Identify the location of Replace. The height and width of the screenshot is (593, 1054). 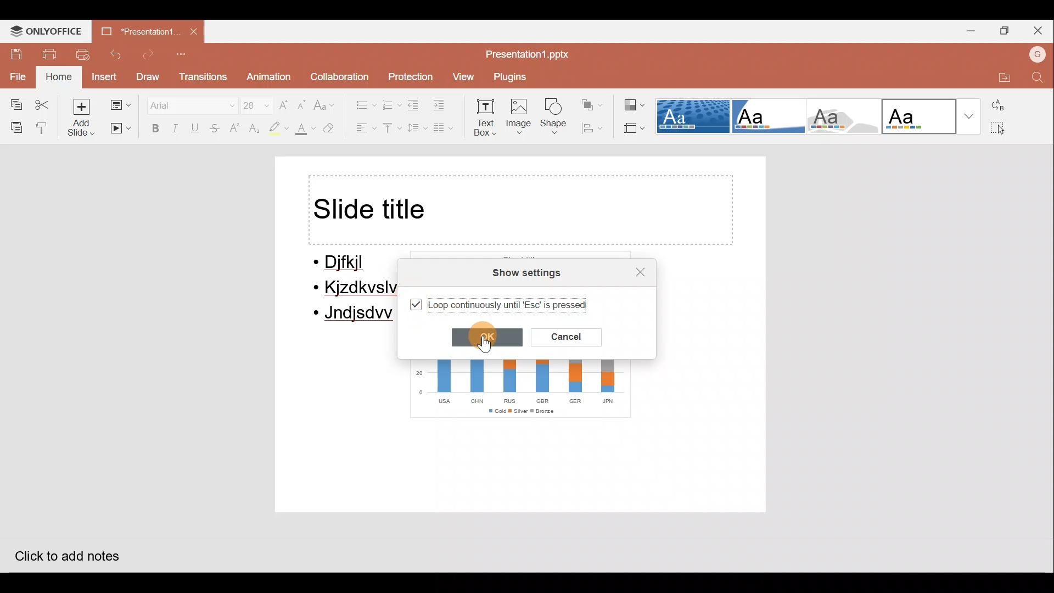
(1004, 108).